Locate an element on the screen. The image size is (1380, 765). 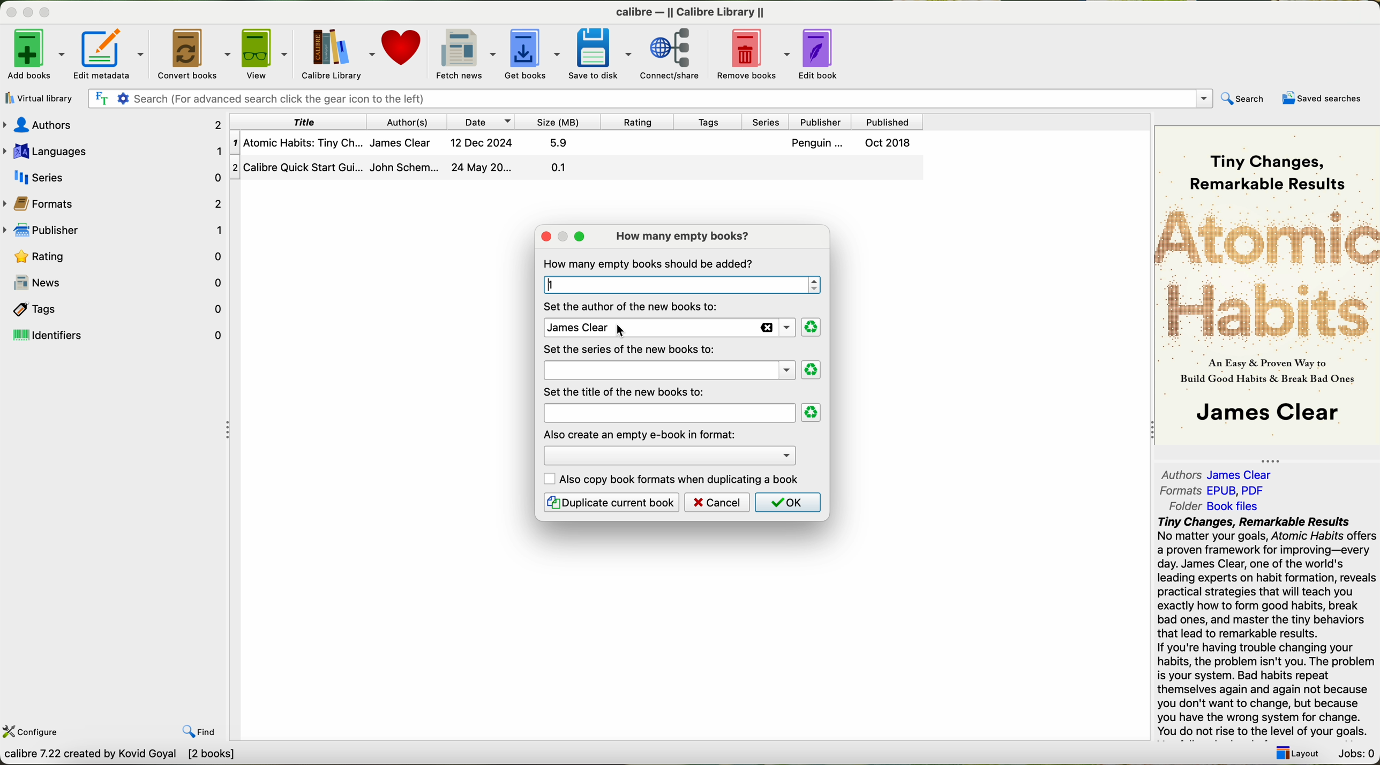
publisher is located at coordinates (114, 228).